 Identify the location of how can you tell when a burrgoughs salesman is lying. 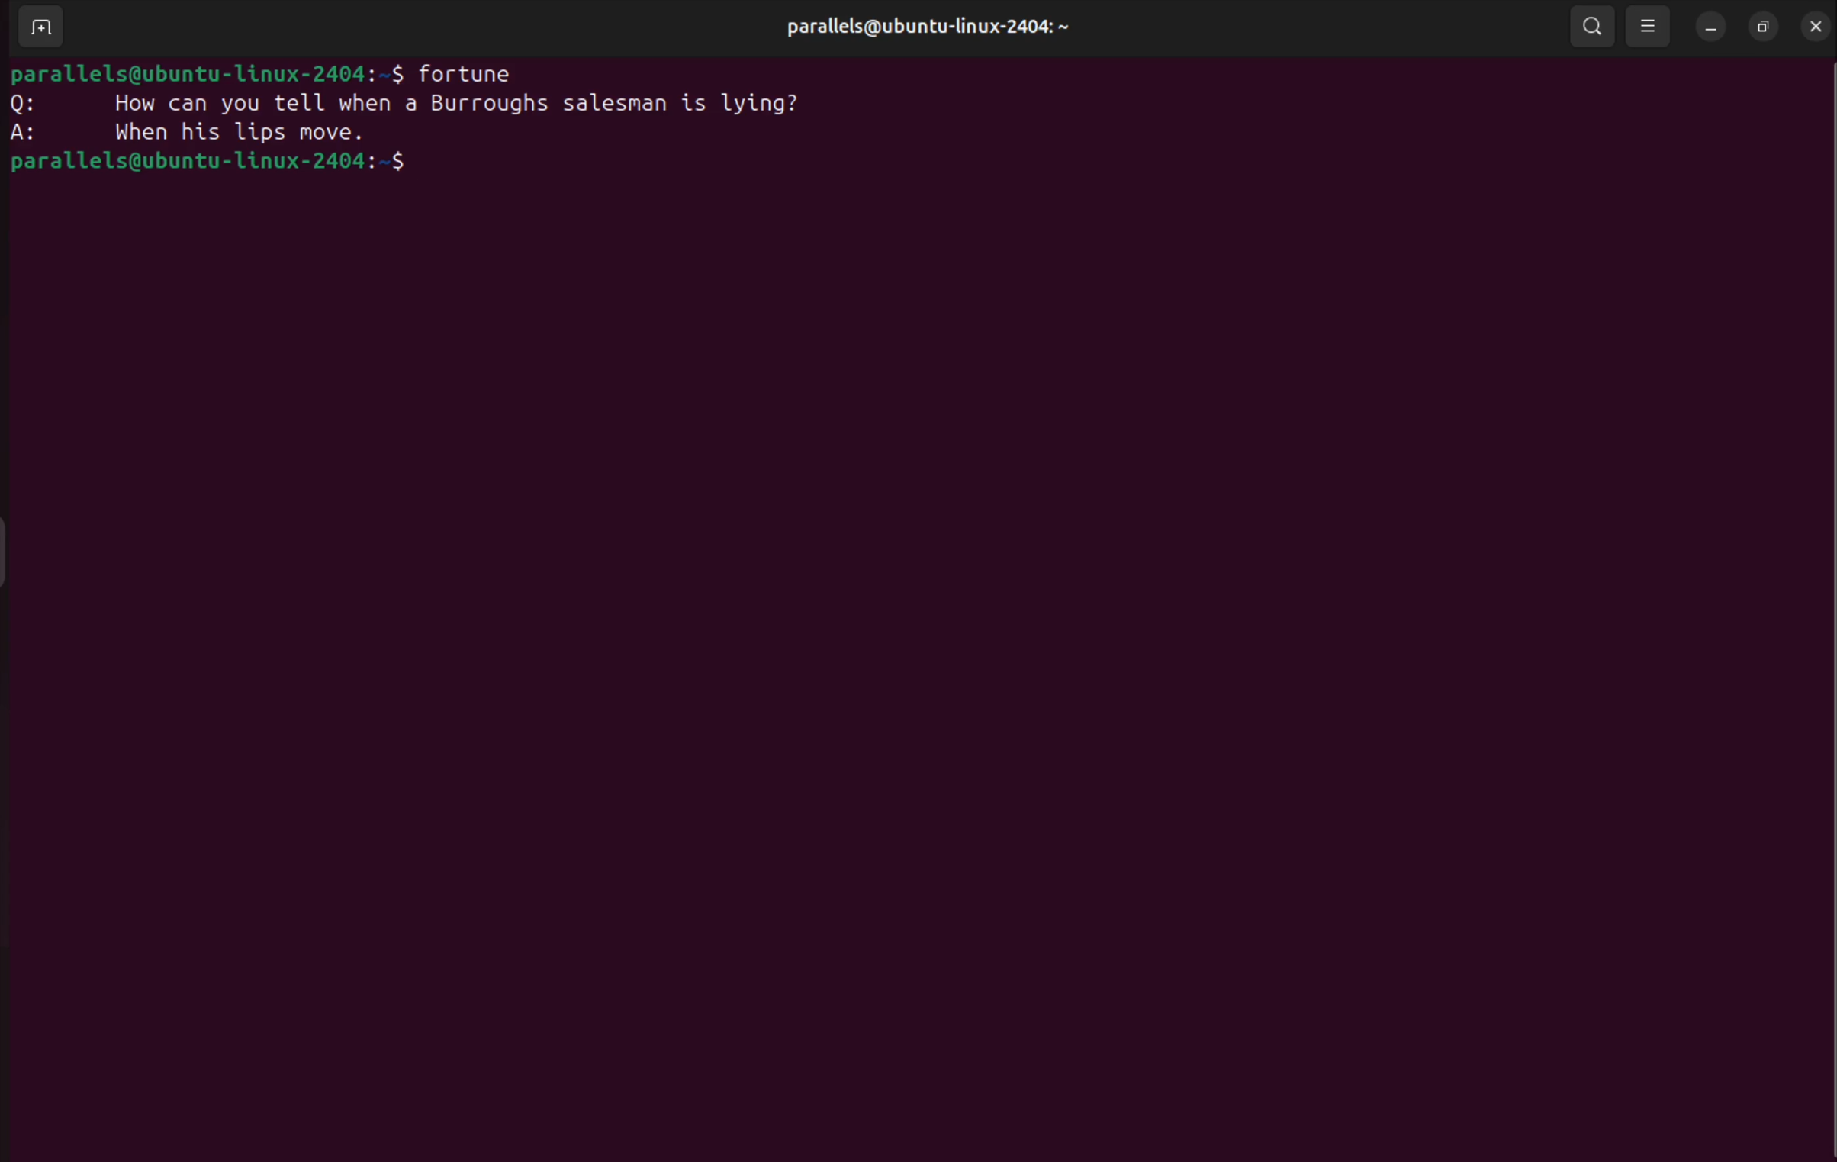
(485, 104).